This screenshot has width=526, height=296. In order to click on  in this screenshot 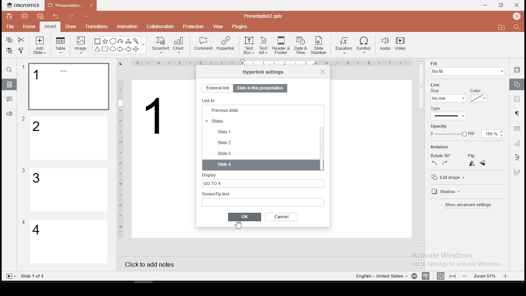, I will do `click(23, 222)`.